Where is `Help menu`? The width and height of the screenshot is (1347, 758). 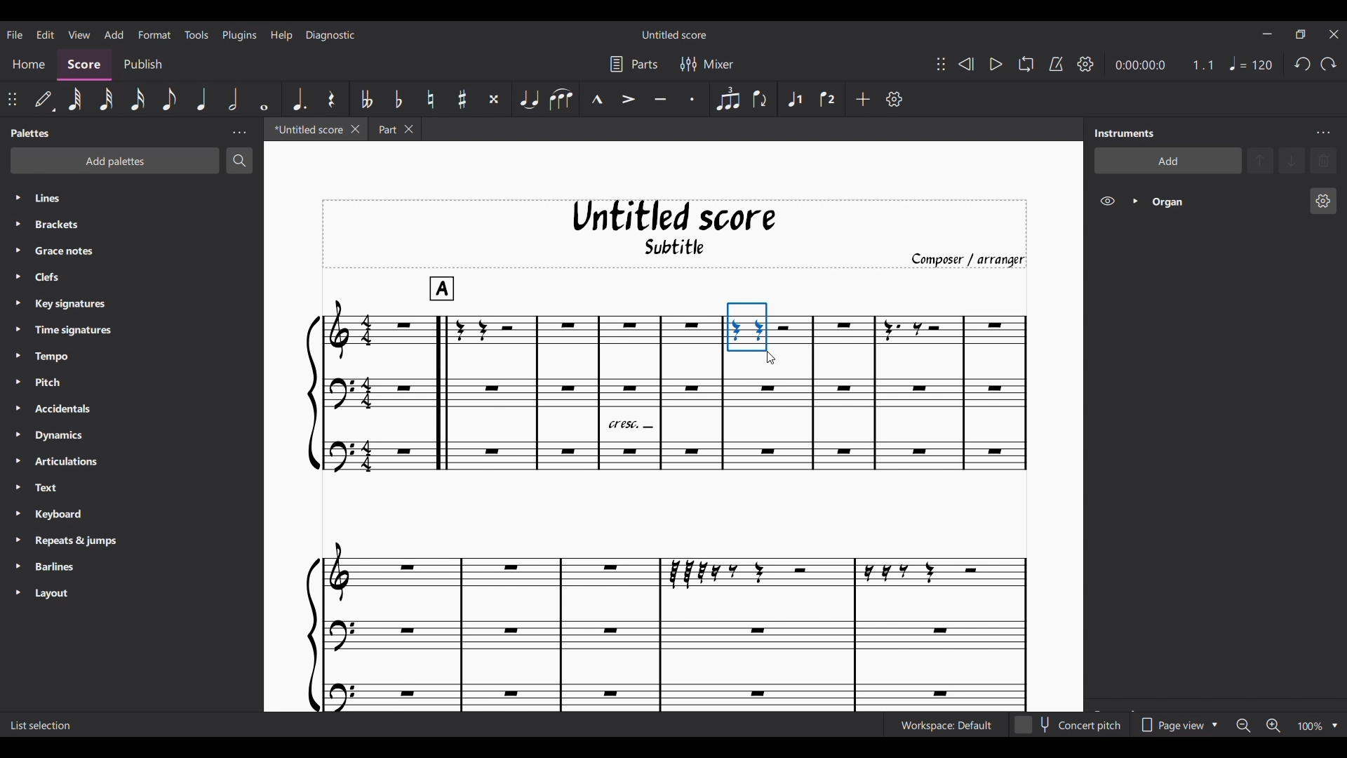
Help menu is located at coordinates (281, 35).